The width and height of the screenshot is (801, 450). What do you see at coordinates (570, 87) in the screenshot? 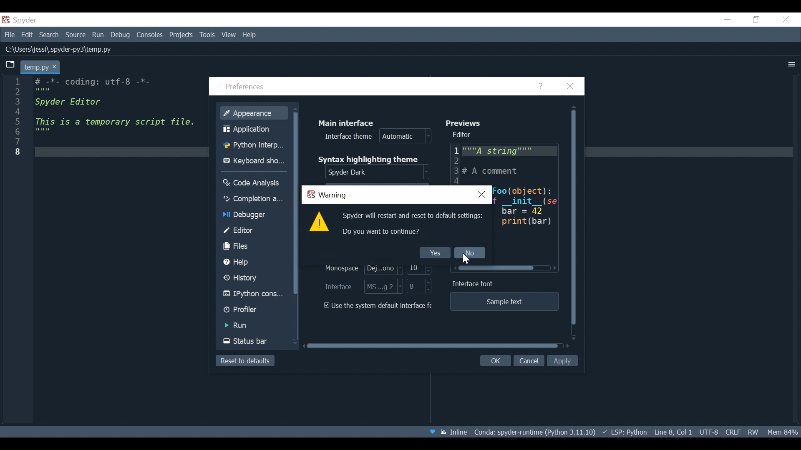
I see `Close` at bounding box center [570, 87].